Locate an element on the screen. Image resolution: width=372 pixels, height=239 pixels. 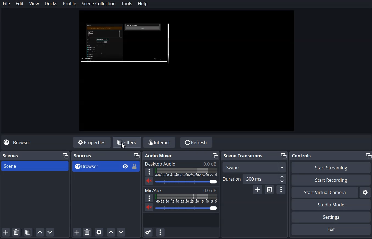
Unlock is located at coordinates (135, 166).